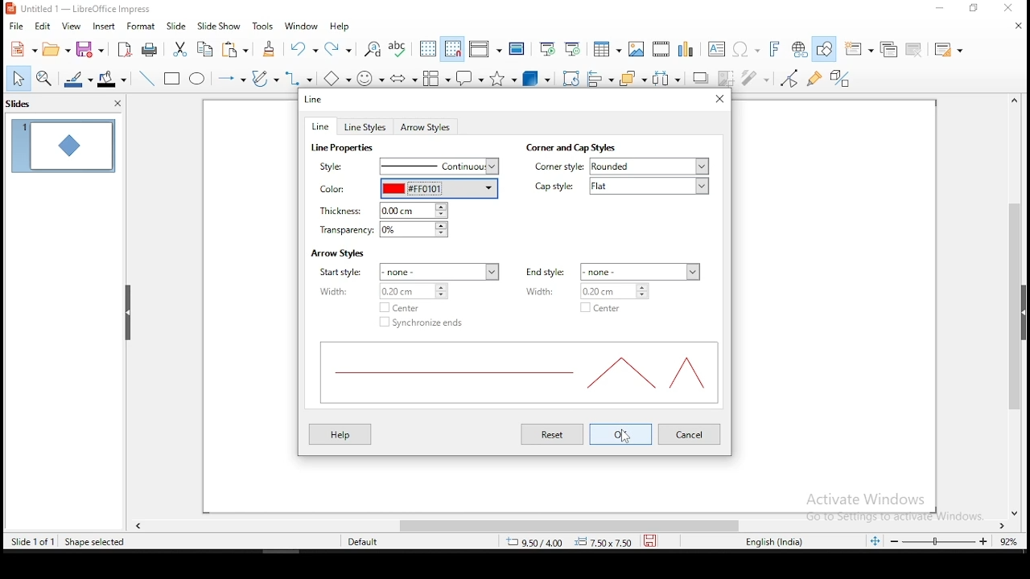  I want to click on Minimize sidebar, so click(127, 313).